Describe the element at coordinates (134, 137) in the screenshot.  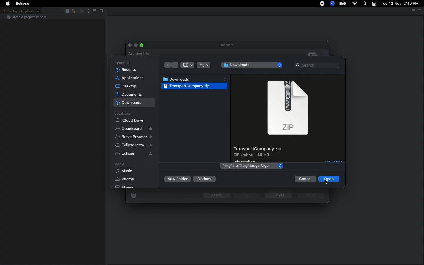
I see `Brave browser` at that location.